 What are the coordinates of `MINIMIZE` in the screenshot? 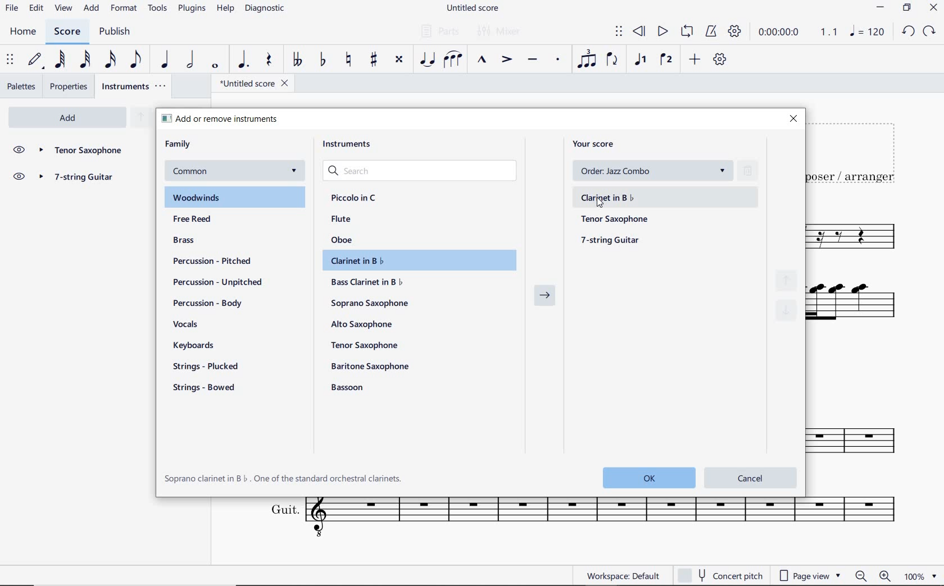 It's located at (881, 8).